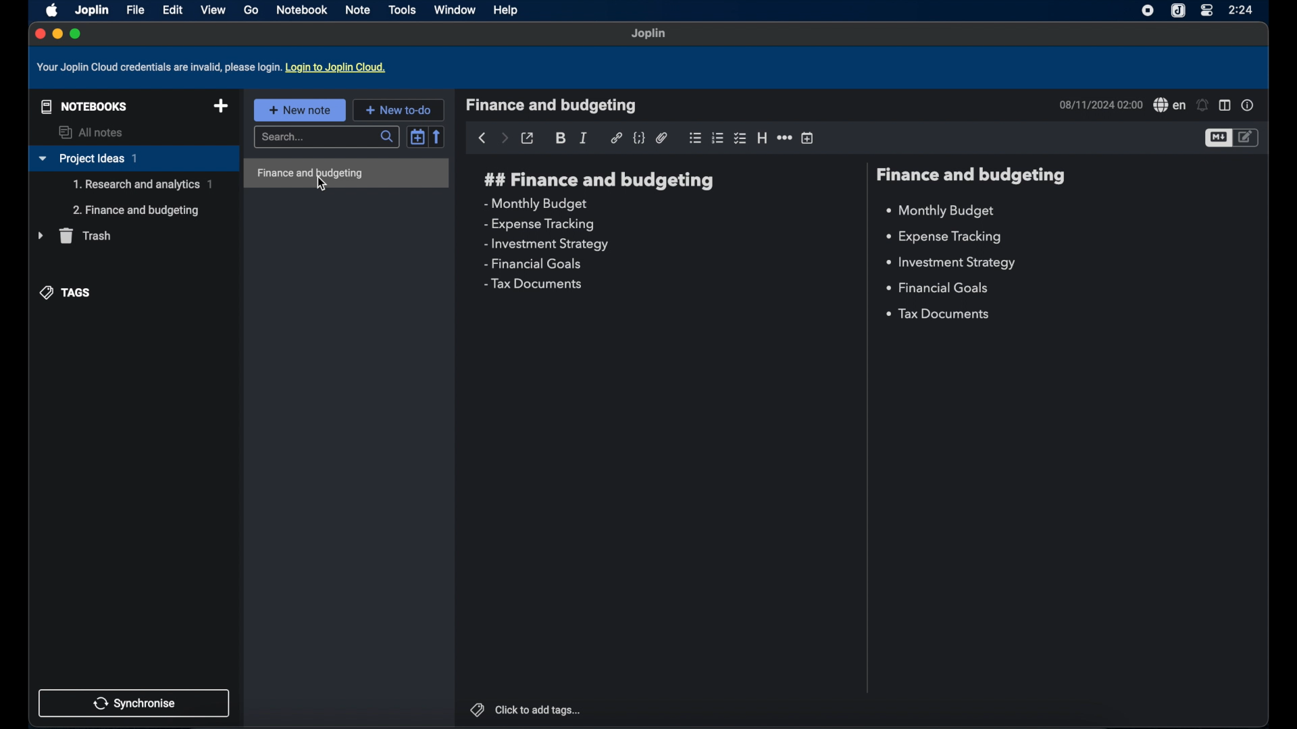 The height and width of the screenshot is (729, 1297). What do you see at coordinates (1248, 137) in the screenshot?
I see `toggle editor` at bounding box center [1248, 137].